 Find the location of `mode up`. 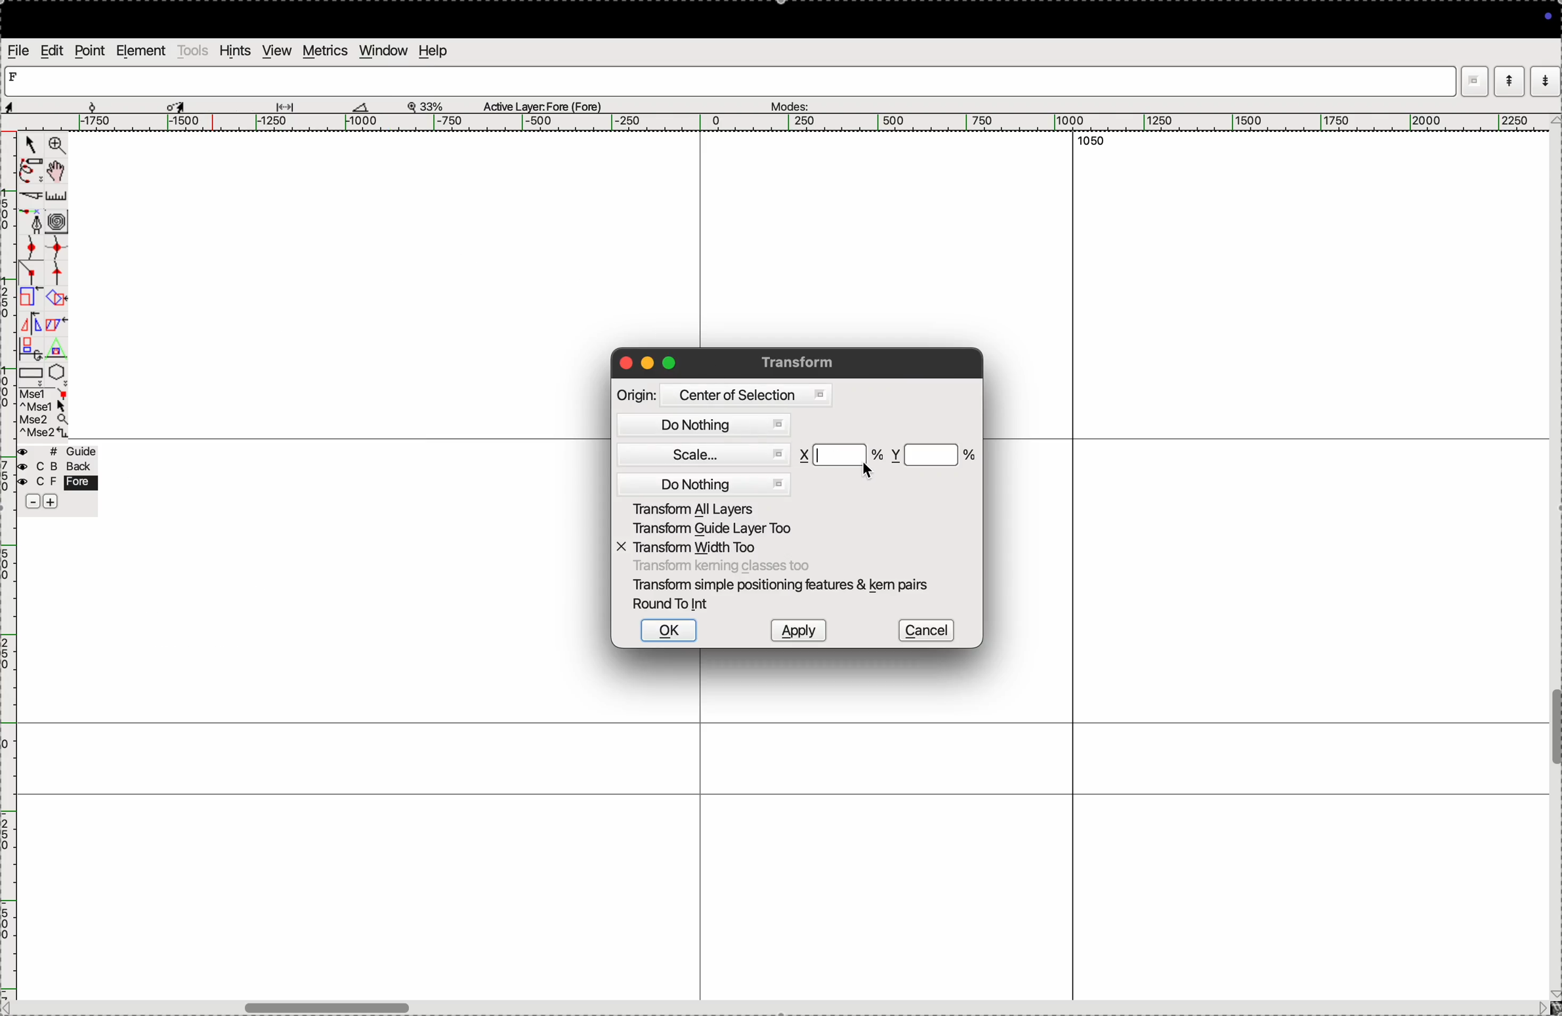

mode up is located at coordinates (1508, 81).